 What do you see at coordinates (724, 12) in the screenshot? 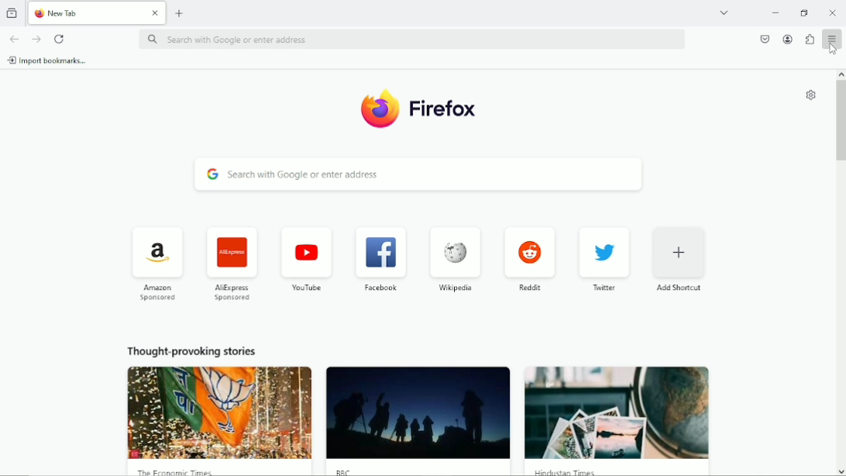
I see `List all tabs` at bounding box center [724, 12].